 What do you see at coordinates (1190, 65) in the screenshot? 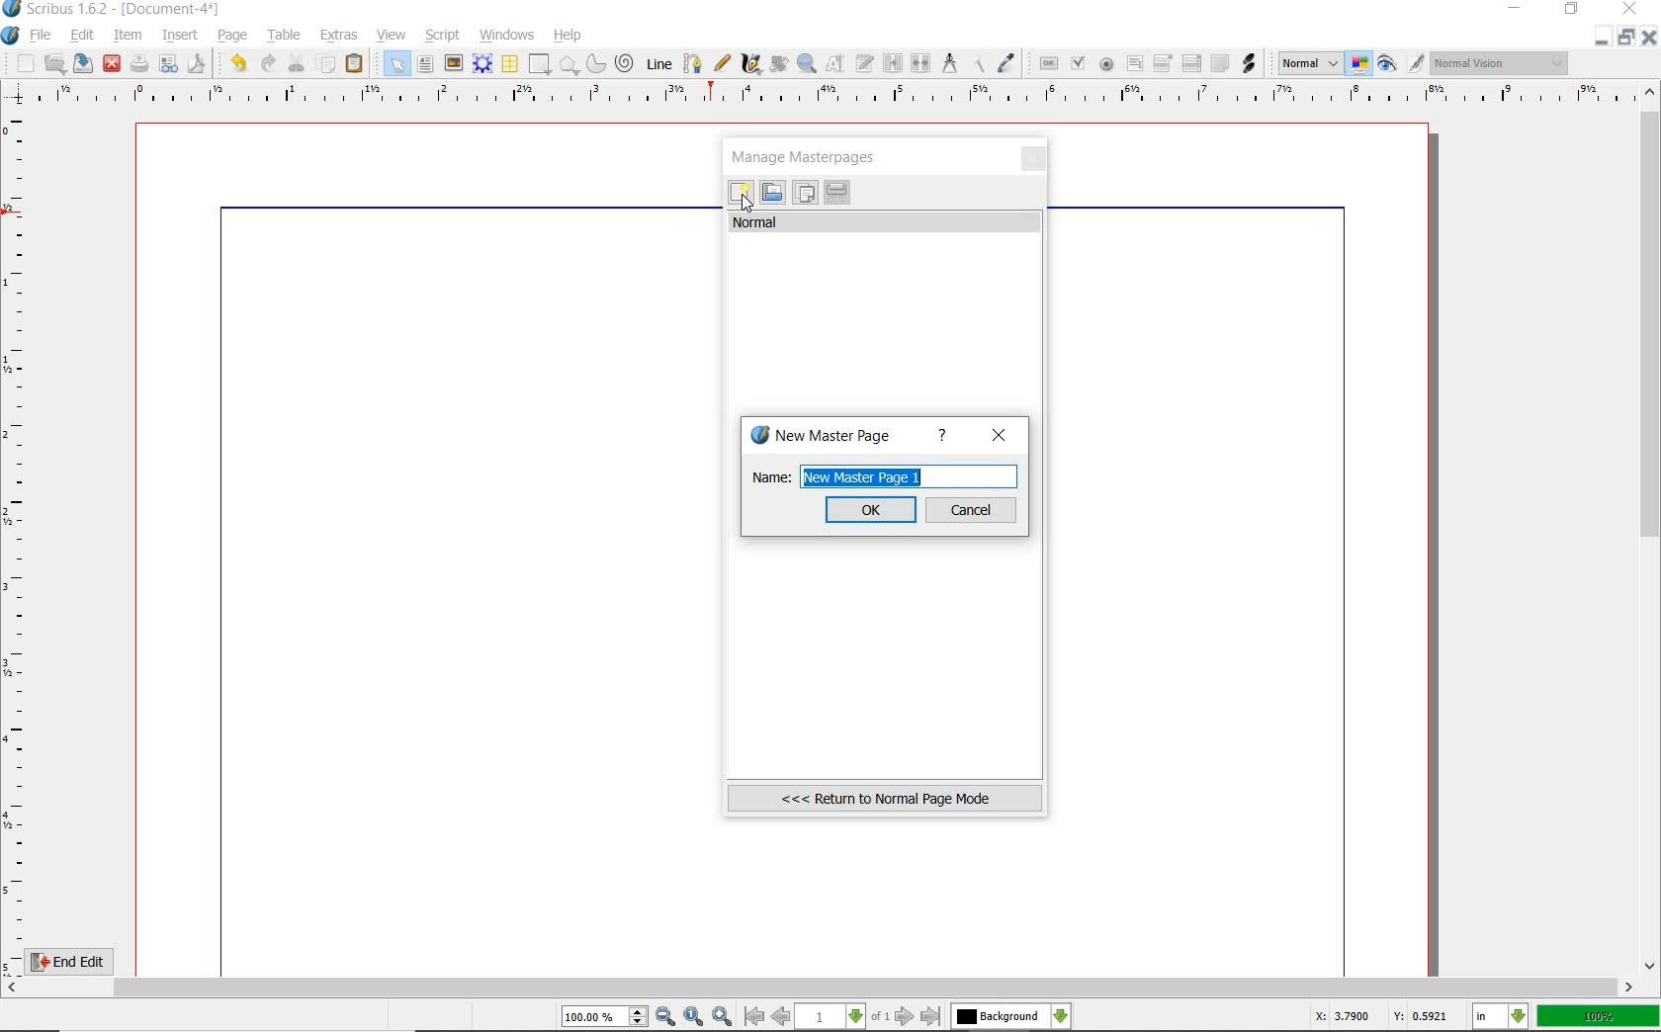
I see `pdf list box` at bounding box center [1190, 65].